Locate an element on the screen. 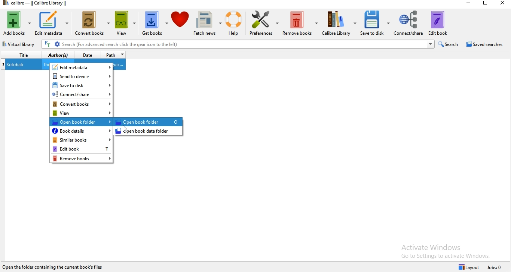 This screenshot has width=511, height=272. minimise is located at coordinates (469, 3).